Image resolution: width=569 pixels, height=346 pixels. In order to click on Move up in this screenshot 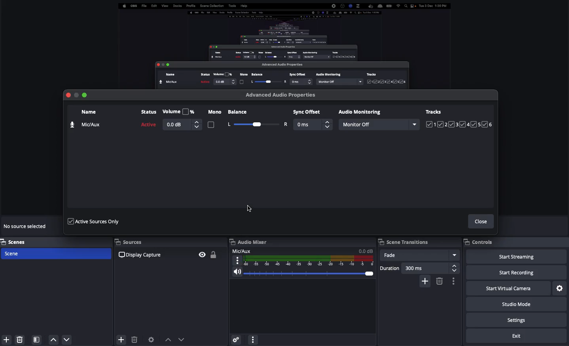, I will do `click(169, 340)`.